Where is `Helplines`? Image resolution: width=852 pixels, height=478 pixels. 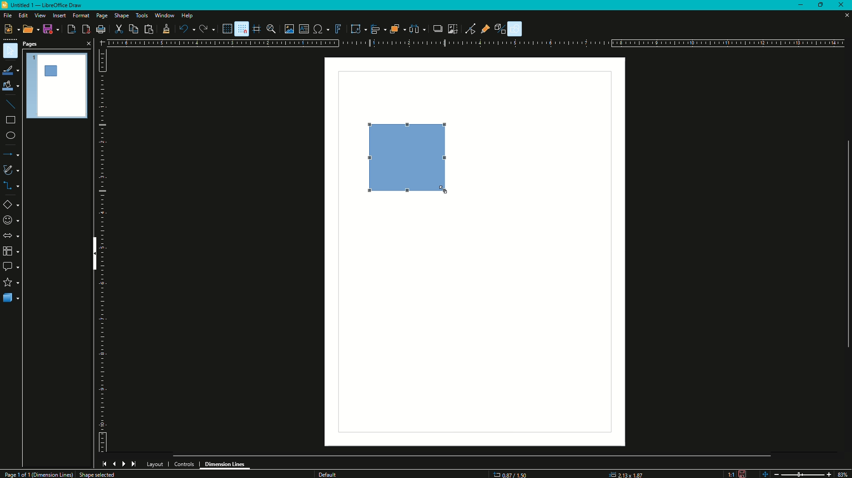 Helplines is located at coordinates (256, 29).